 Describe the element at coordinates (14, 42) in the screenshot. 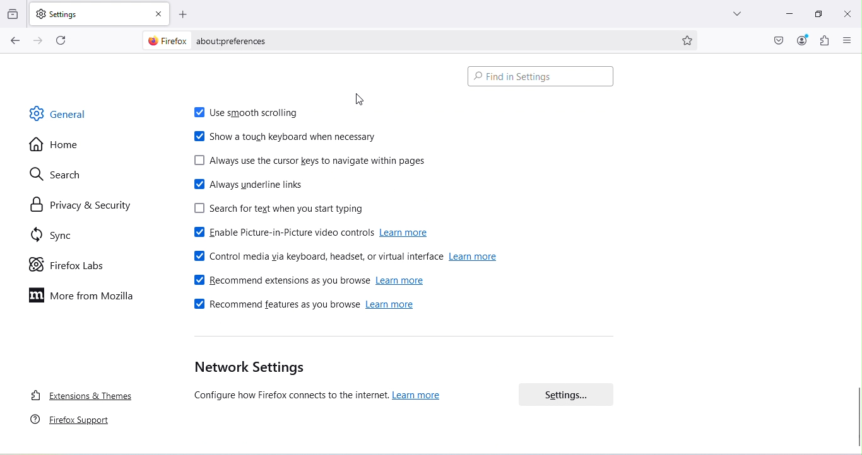

I see `Go back one page` at that location.